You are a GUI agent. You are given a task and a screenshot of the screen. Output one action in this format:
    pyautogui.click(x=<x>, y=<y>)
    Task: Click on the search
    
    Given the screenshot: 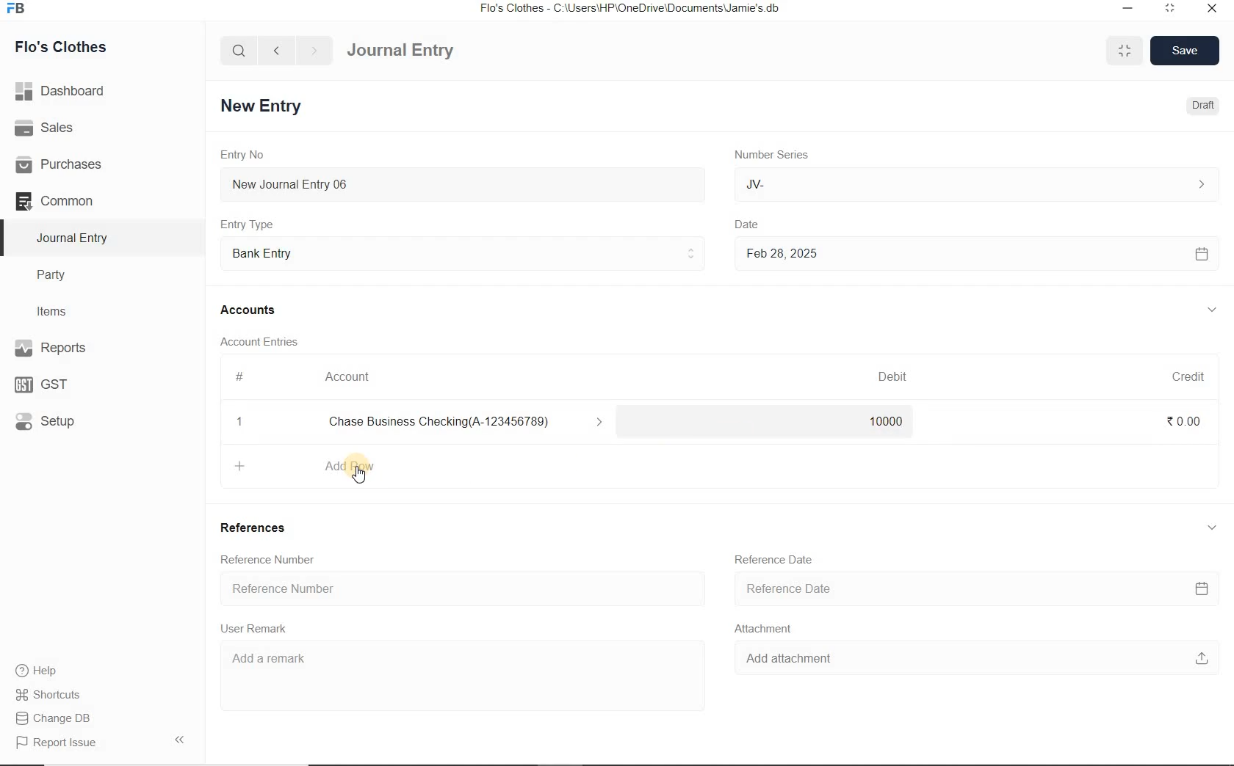 What is the action you would take?
    pyautogui.click(x=239, y=51)
    